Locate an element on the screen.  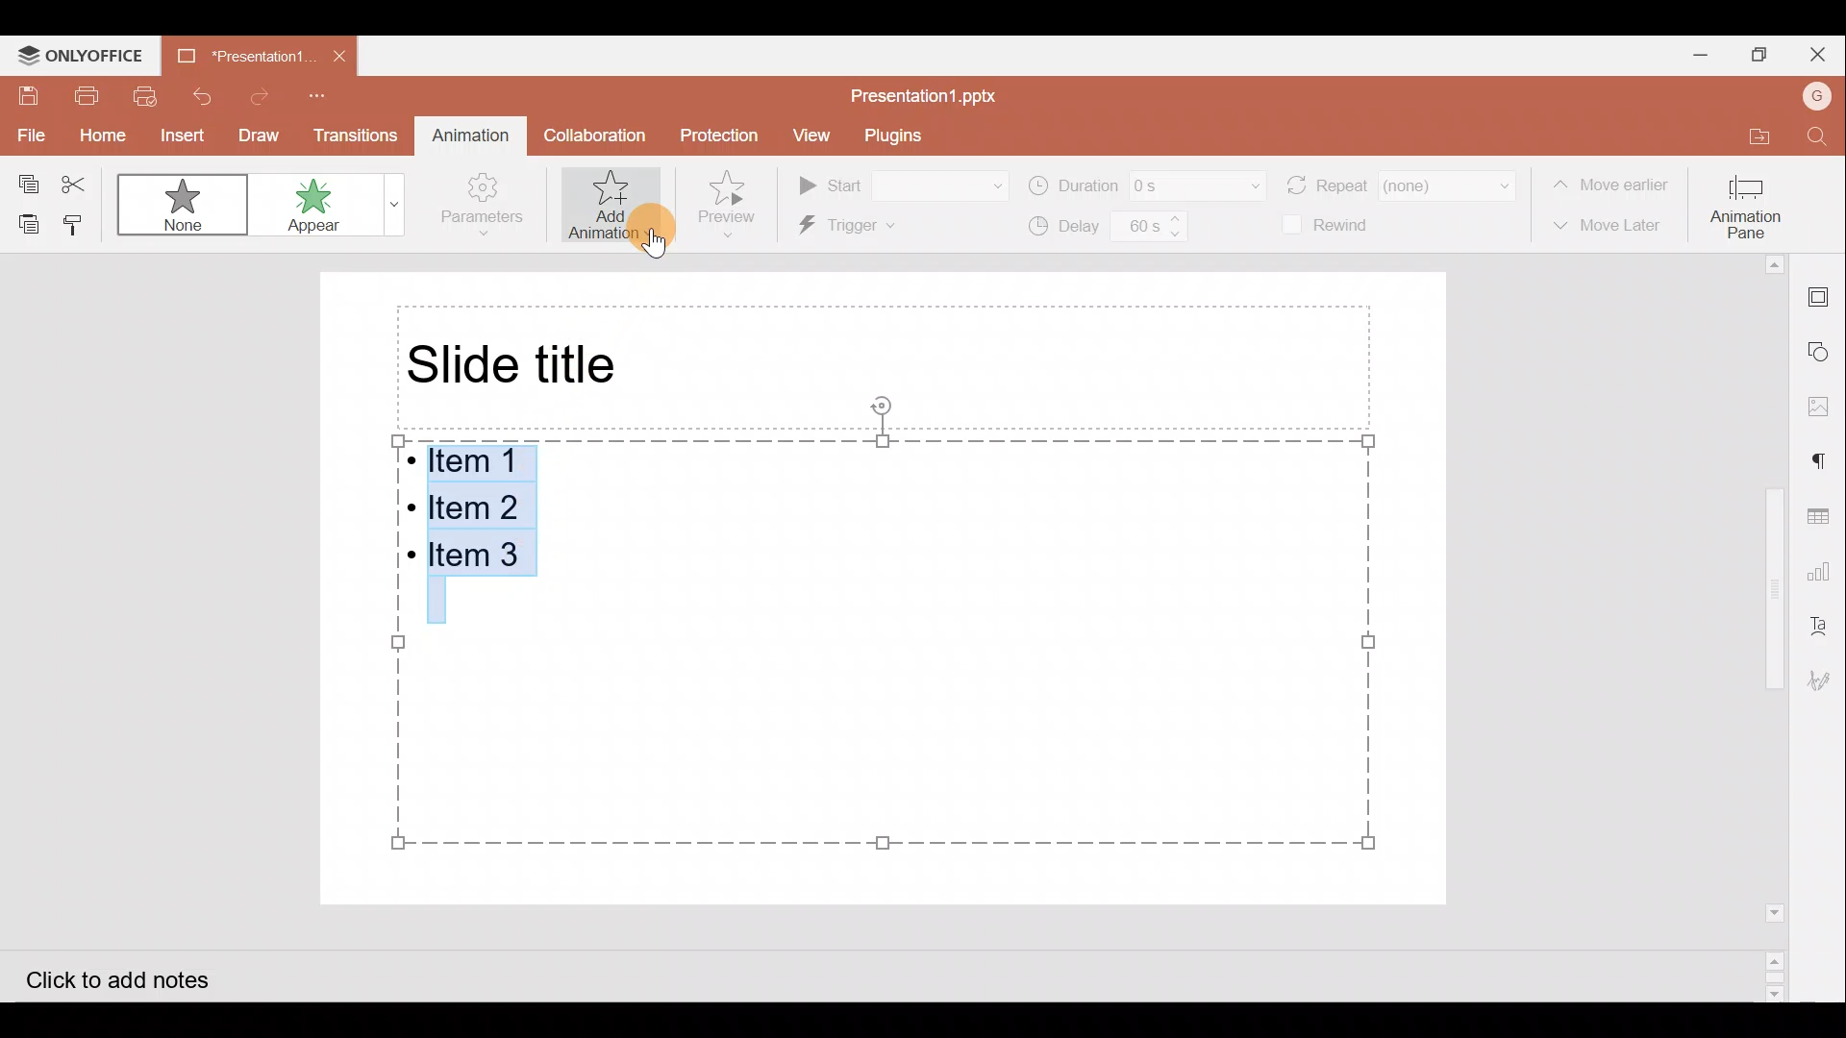
Bulleted Item 3 on the presentation slide is located at coordinates (479, 559).